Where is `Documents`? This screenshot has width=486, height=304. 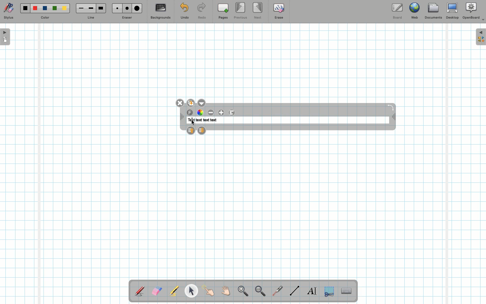 Documents is located at coordinates (433, 12).